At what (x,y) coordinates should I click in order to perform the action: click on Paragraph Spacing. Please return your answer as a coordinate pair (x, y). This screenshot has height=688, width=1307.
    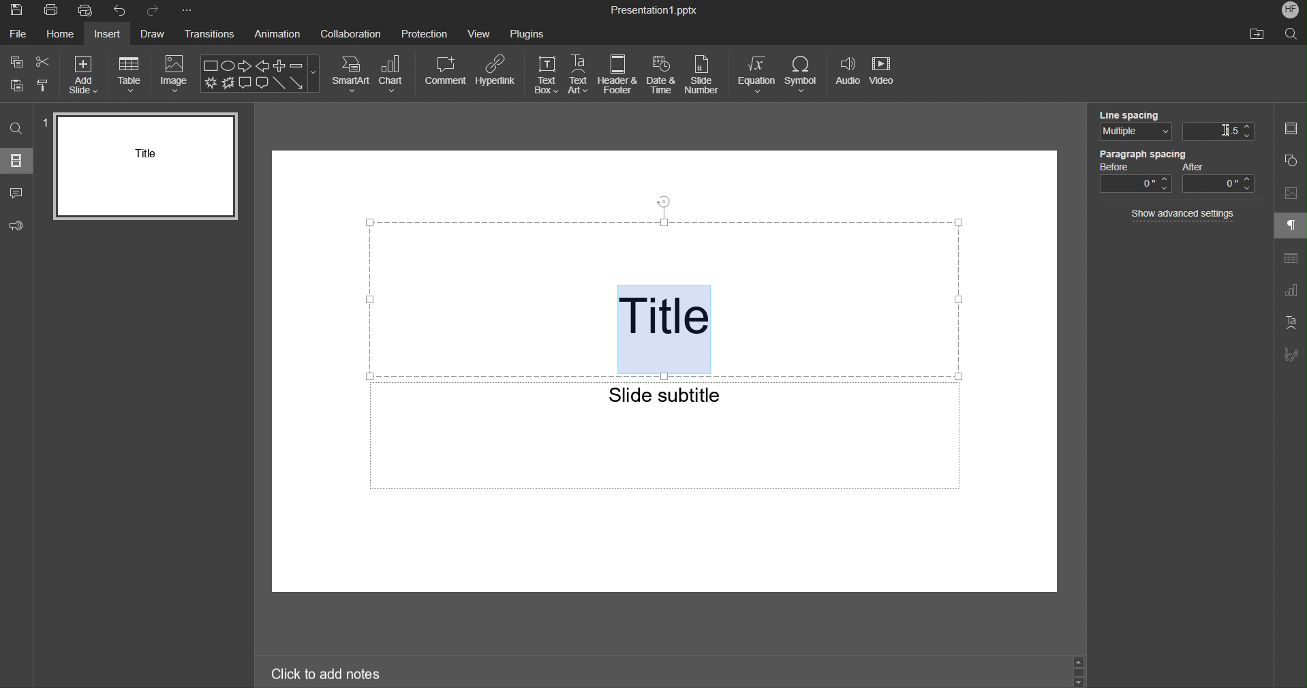
    Looking at the image, I should click on (1143, 154).